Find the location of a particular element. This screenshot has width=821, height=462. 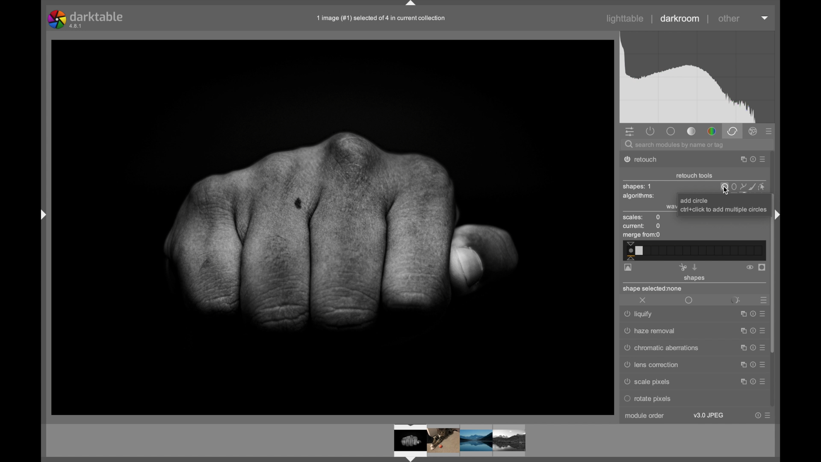

display wavelet scale is located at coordinates (628, 268).